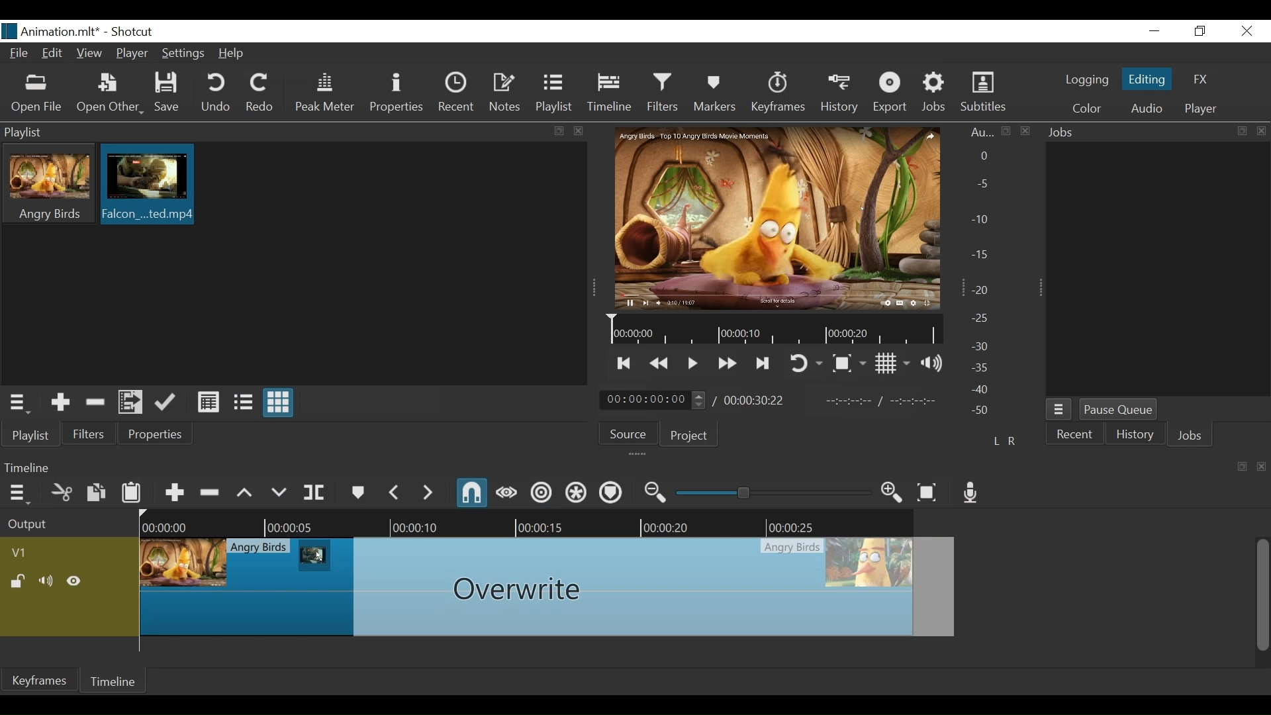 The height and width of the screenshot is (715, 1271). Describe the element at coordinates (75, 581) in the screenshot. I see `Hide` at that location.